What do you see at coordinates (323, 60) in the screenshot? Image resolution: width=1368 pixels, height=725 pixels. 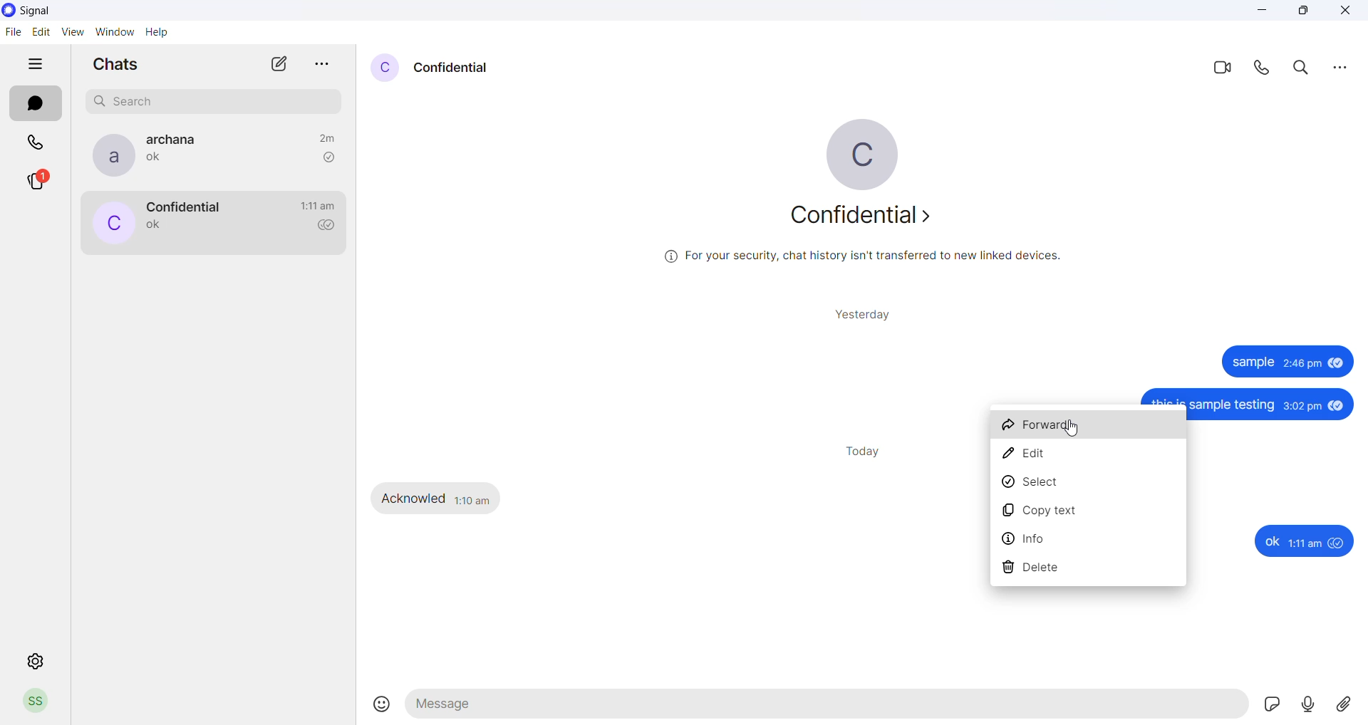 I see `more options` at bounding box center [323, 60].